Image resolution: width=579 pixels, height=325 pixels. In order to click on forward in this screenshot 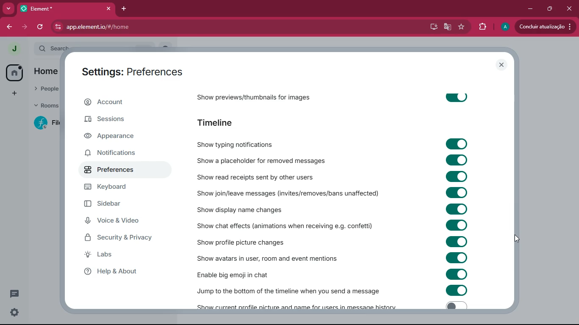, I will do `click(24, 27)`.